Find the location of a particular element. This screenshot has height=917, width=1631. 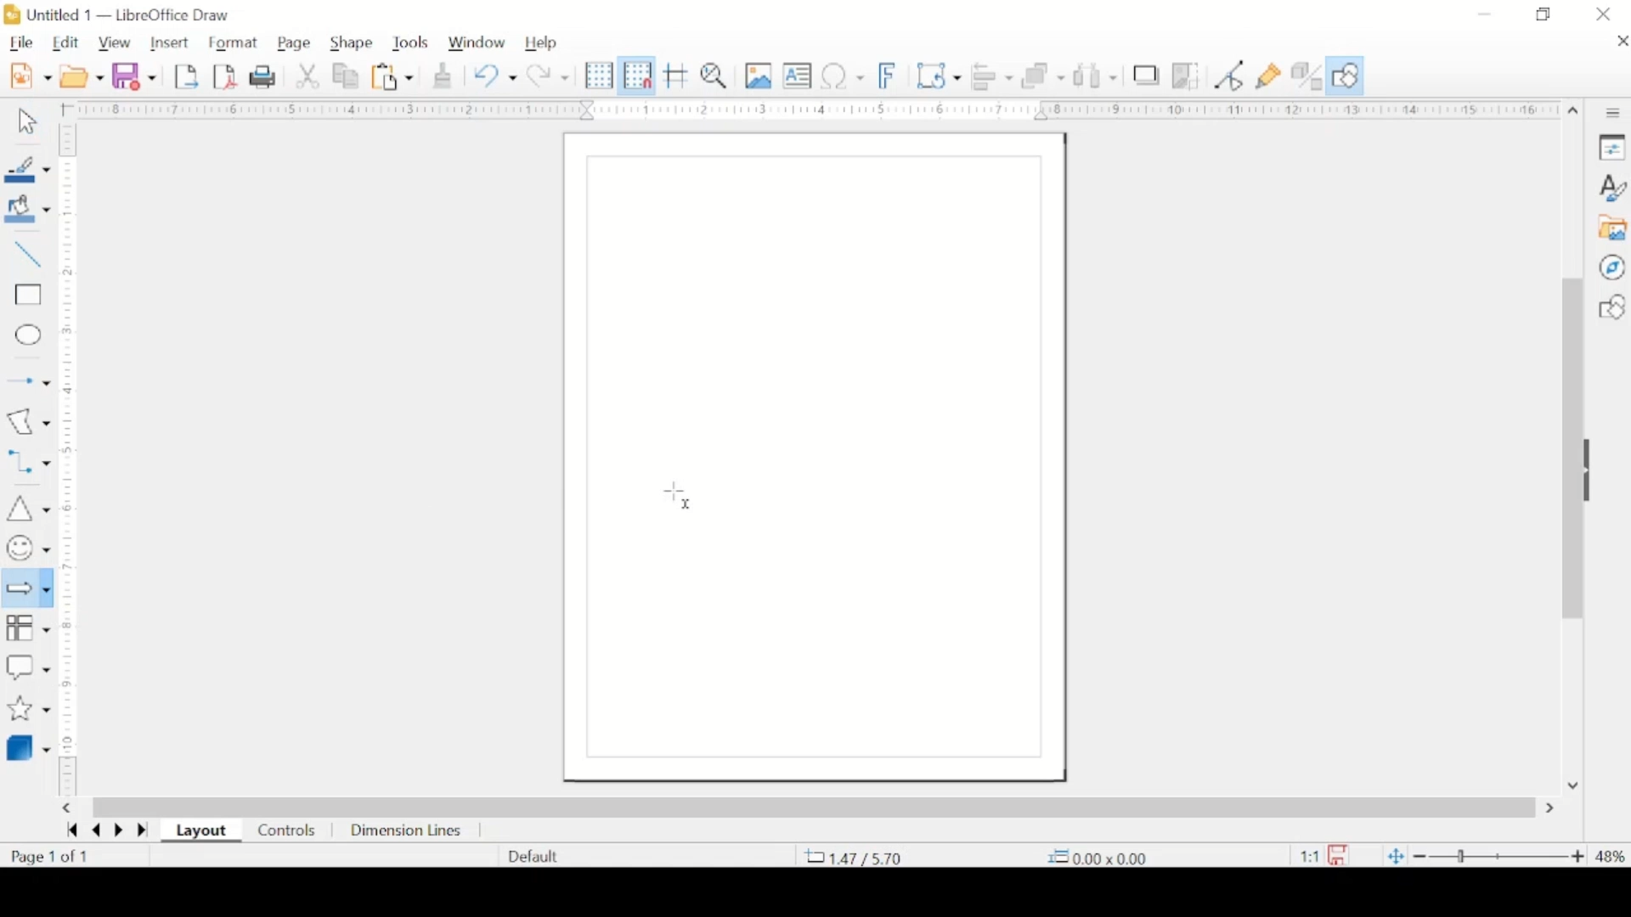

last is located at coordinates (143, 831).